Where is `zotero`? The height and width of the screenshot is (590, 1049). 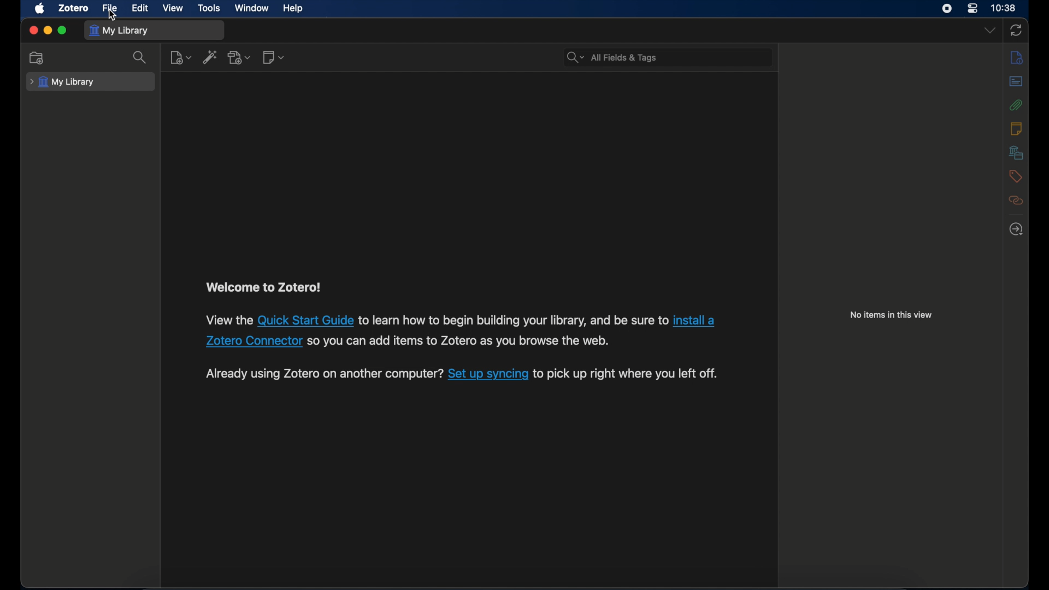
zotero is located at coordinates (75, 8).